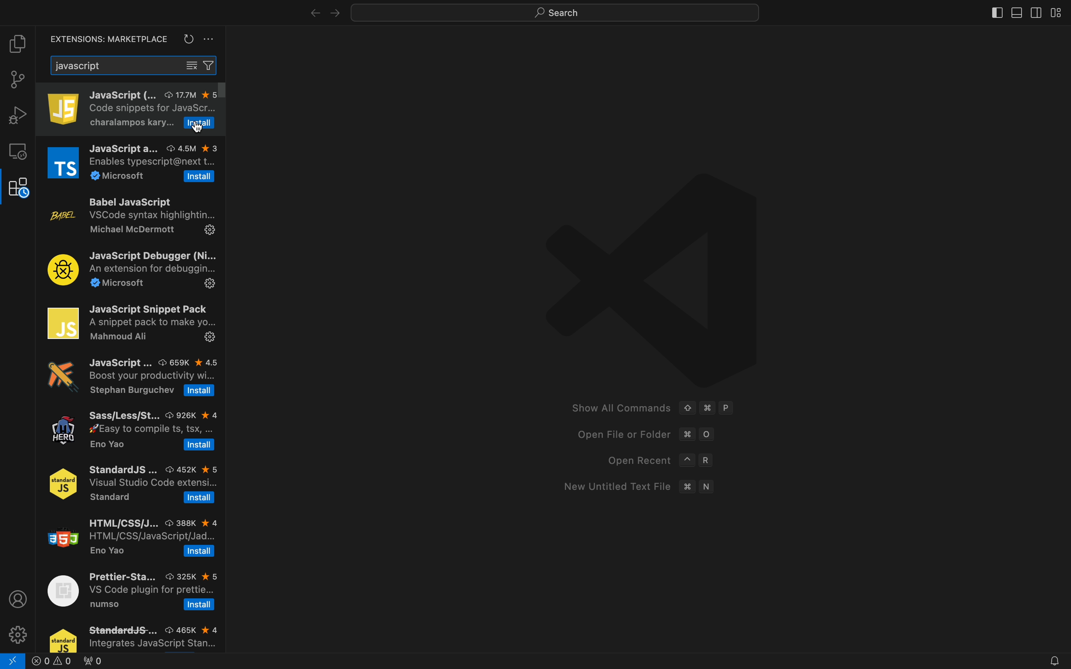  Describe the element at coordinates (1052, 660) in the screenshot. I see `notification` at that location.